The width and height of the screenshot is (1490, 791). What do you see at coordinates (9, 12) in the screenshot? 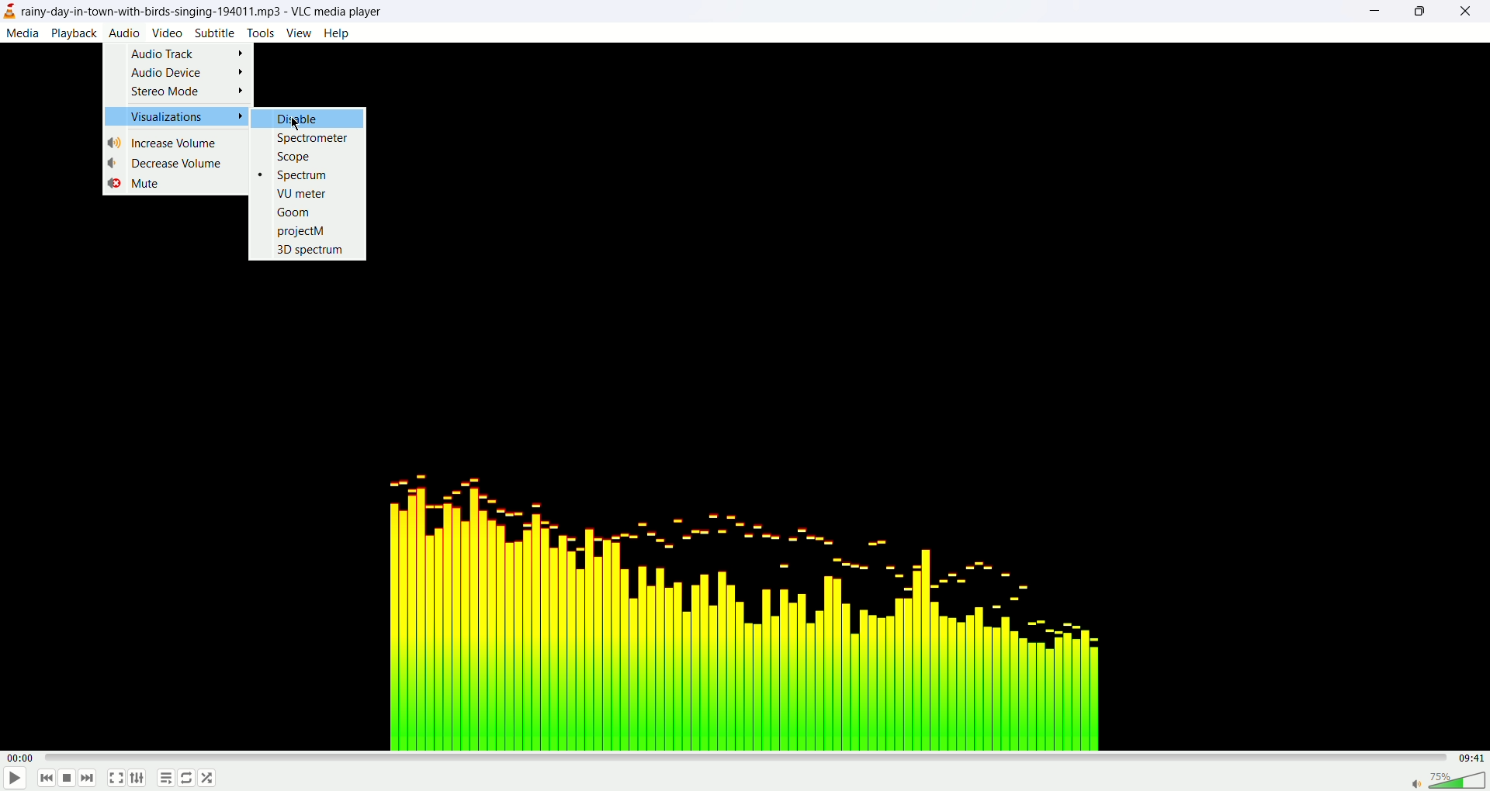
I see `logo` at bounding box center [9, 12].